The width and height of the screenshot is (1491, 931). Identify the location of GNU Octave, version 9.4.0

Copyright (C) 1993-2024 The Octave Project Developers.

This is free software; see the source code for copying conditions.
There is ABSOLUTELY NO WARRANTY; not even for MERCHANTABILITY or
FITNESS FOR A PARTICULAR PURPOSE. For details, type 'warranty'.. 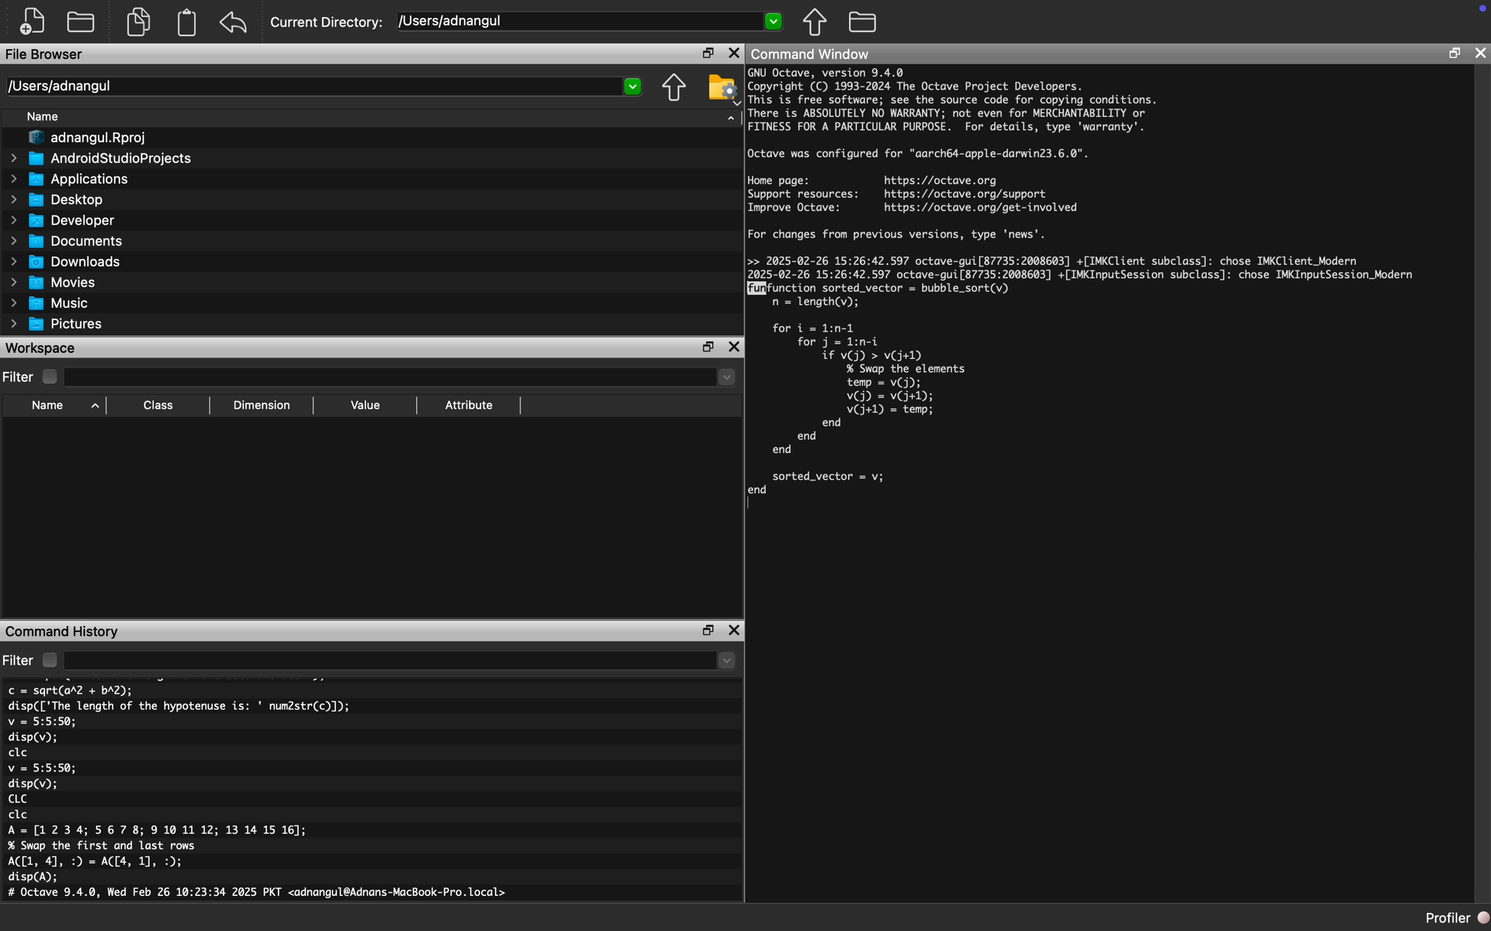
(954, 102).